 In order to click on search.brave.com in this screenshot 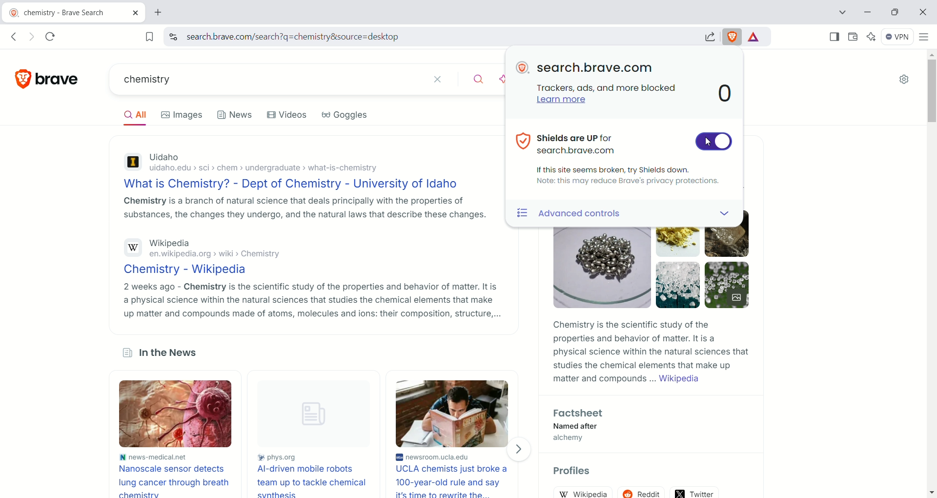, I will do `click(596, 68)`.